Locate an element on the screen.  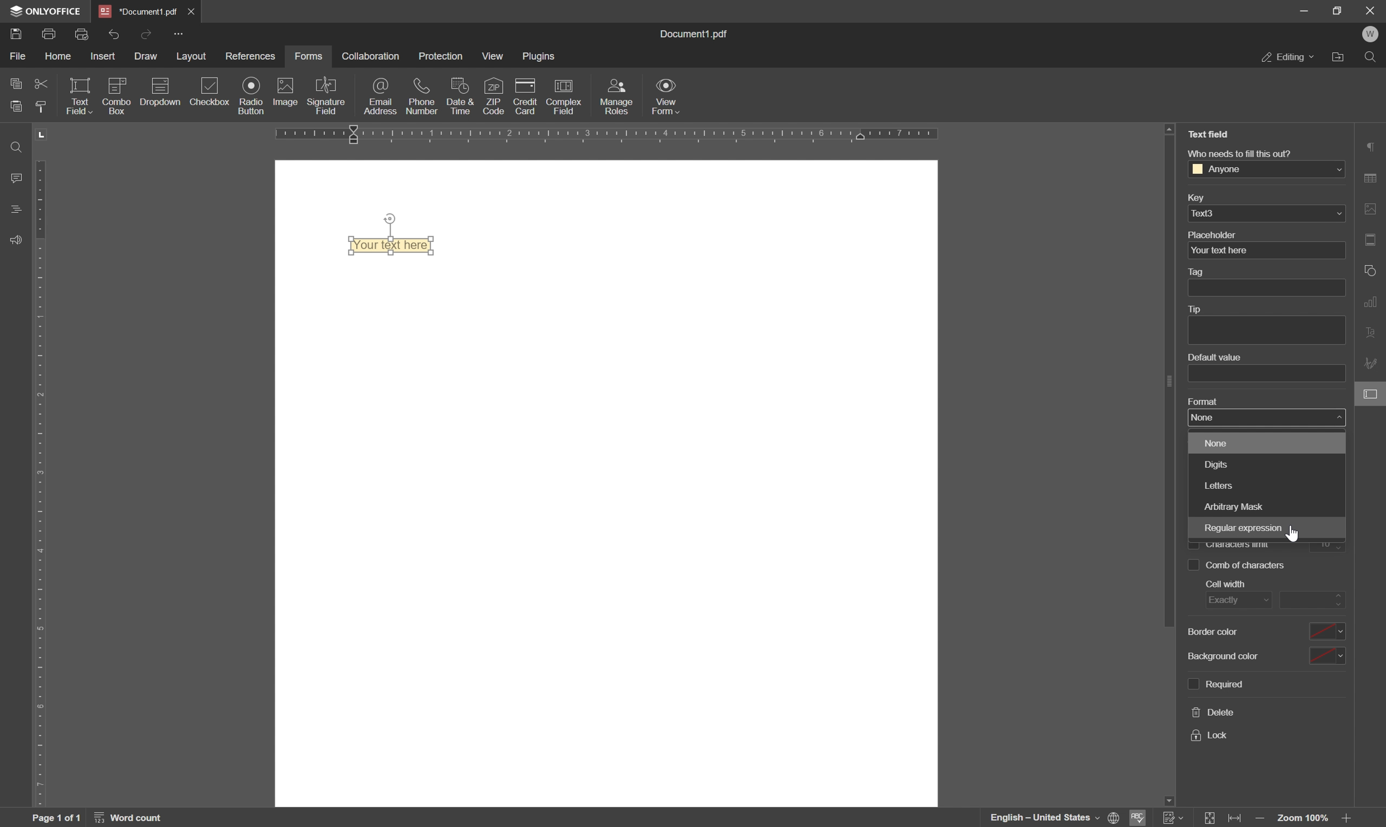
Text field is located at coordinates (396, 246).